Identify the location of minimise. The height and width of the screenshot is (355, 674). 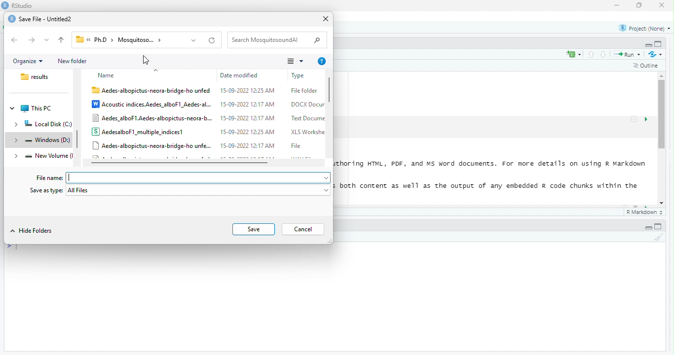
(618, 5).